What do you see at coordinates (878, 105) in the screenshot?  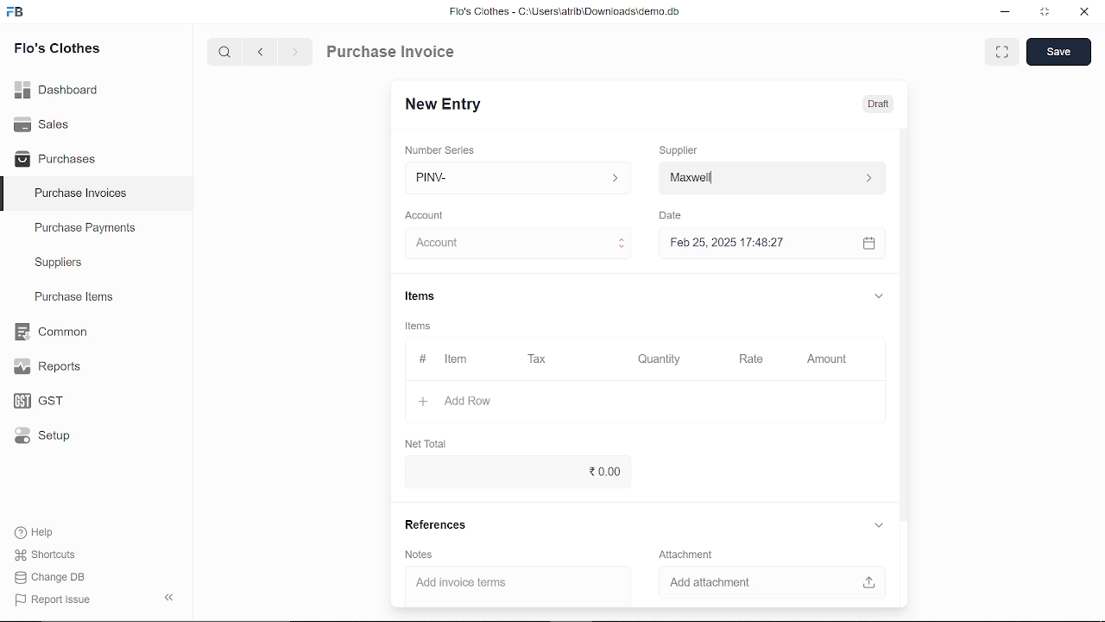 I see `Draft` at bounding box center [878, 105].